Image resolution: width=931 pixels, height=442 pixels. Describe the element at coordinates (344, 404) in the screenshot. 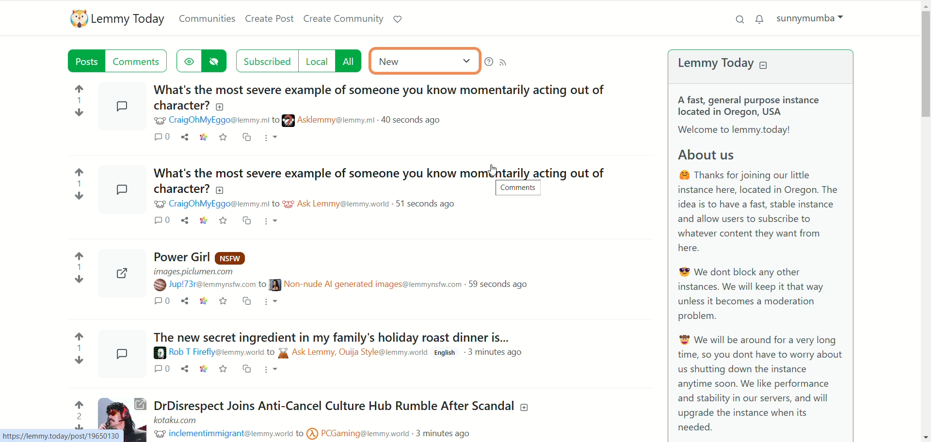

I see `DrDisrespect Joins Anti-Cancel Culture Hub Rumble After Scandal` at that location.